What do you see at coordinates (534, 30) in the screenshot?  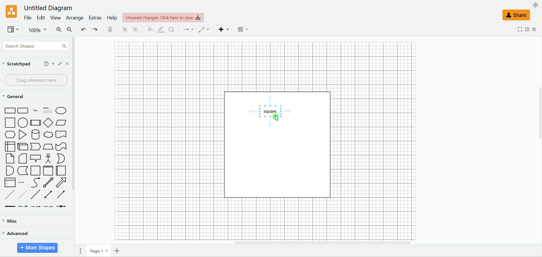 I see `collapse/expand` at bounding box center [534, 30].